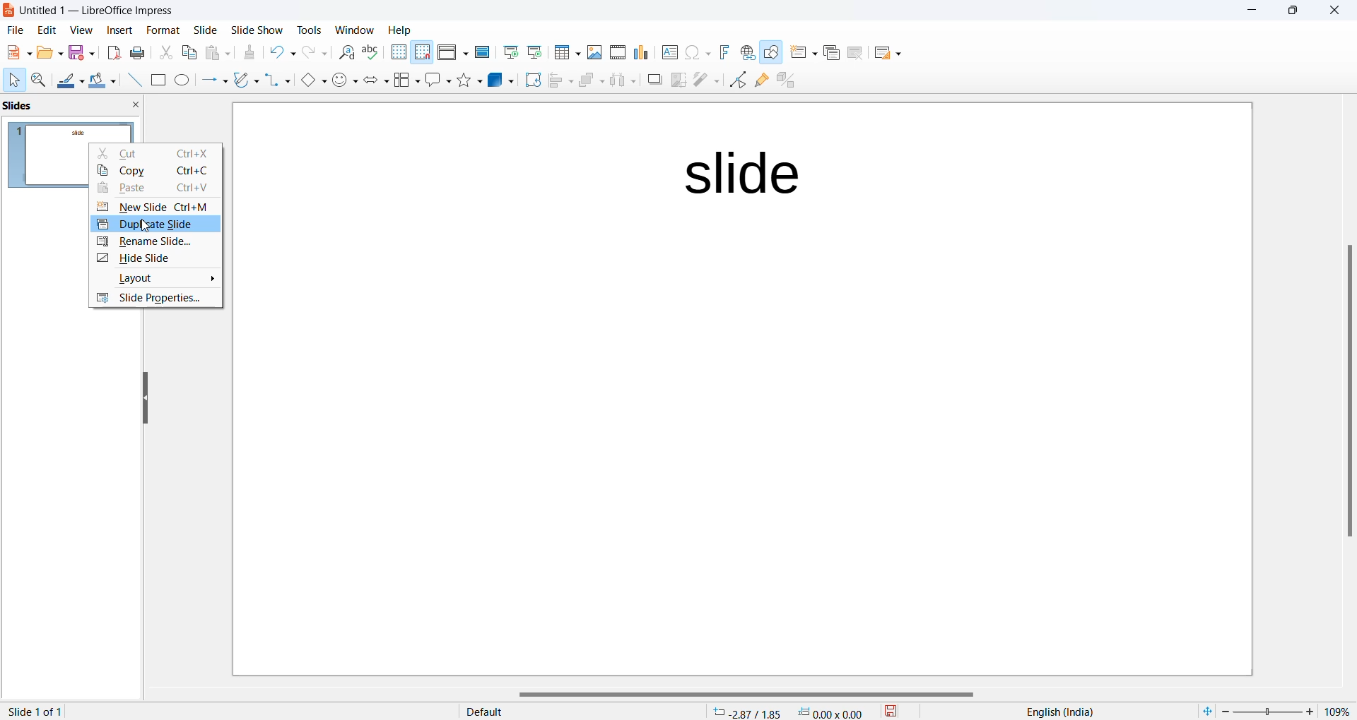  Describe the element at coordinates (256, 28) in the screenshot. I see `Slide show` at that location.